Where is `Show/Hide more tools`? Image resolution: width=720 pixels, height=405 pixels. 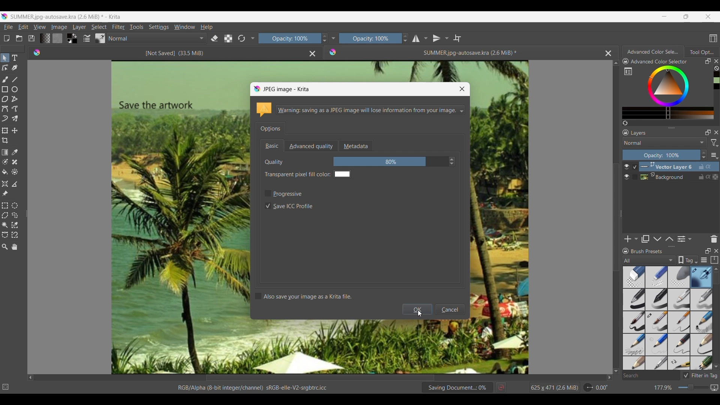
Show/Hide more tools is located at coordinates (253, 39).